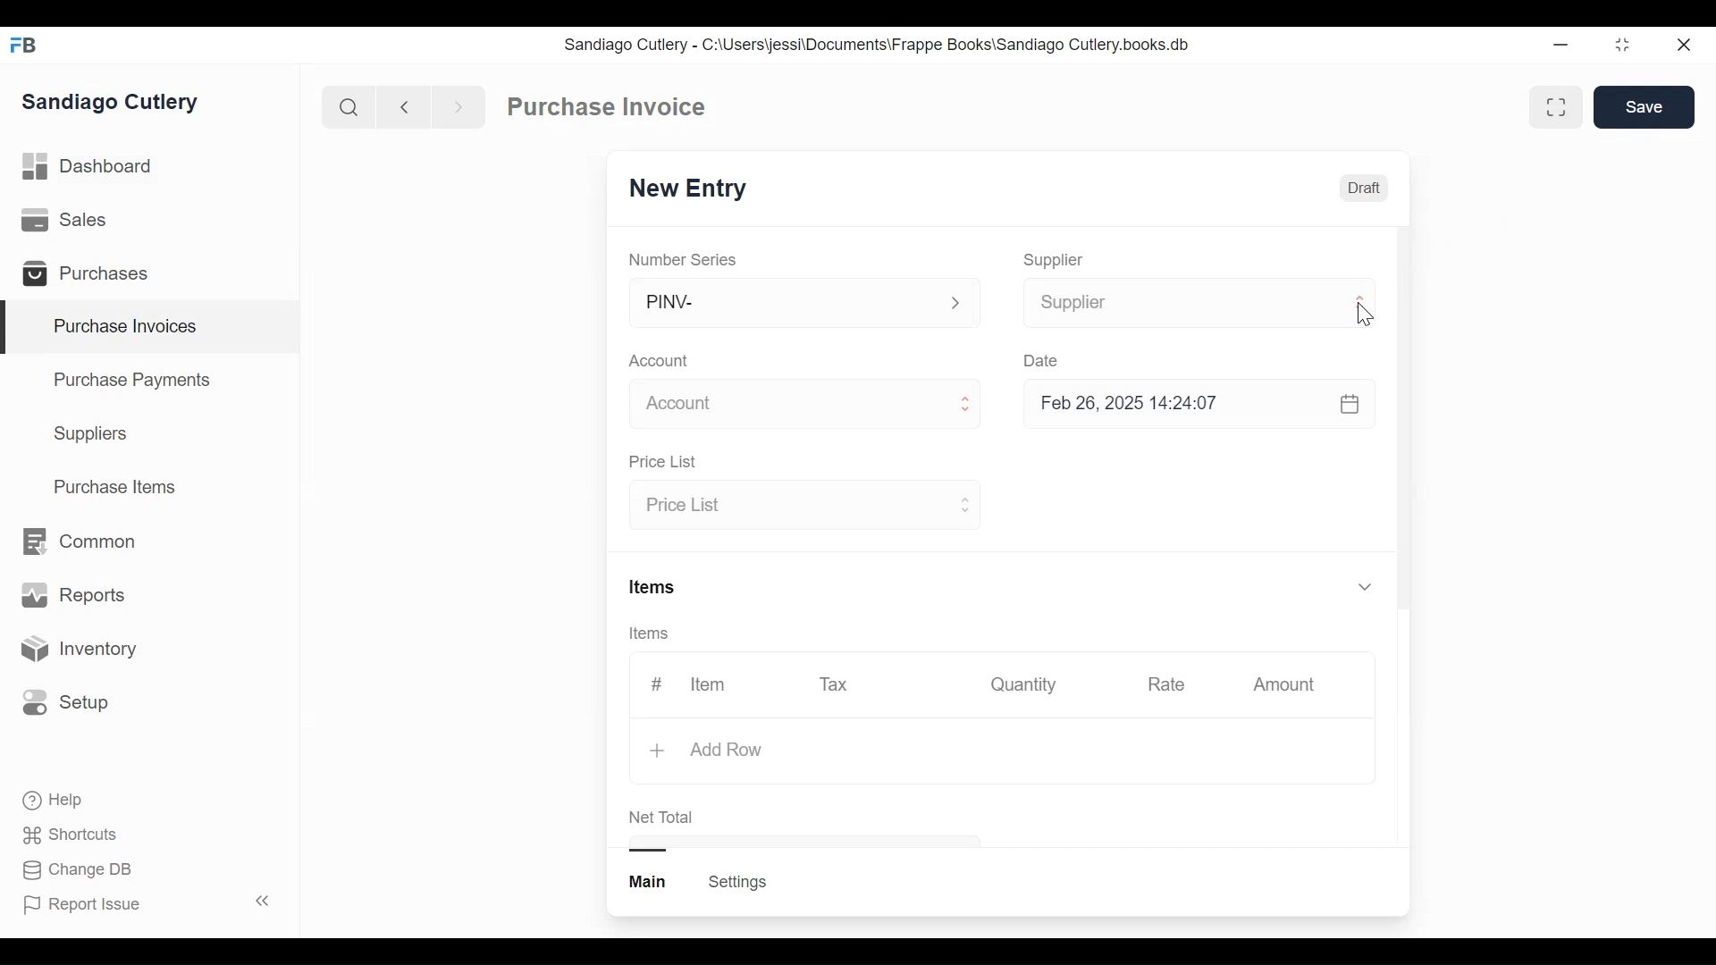 This screenshot has height=965, width=1716. Describe the element at coordinates (1557, 107) in the screenshot. I see `Toggle between form and full view` at that location.